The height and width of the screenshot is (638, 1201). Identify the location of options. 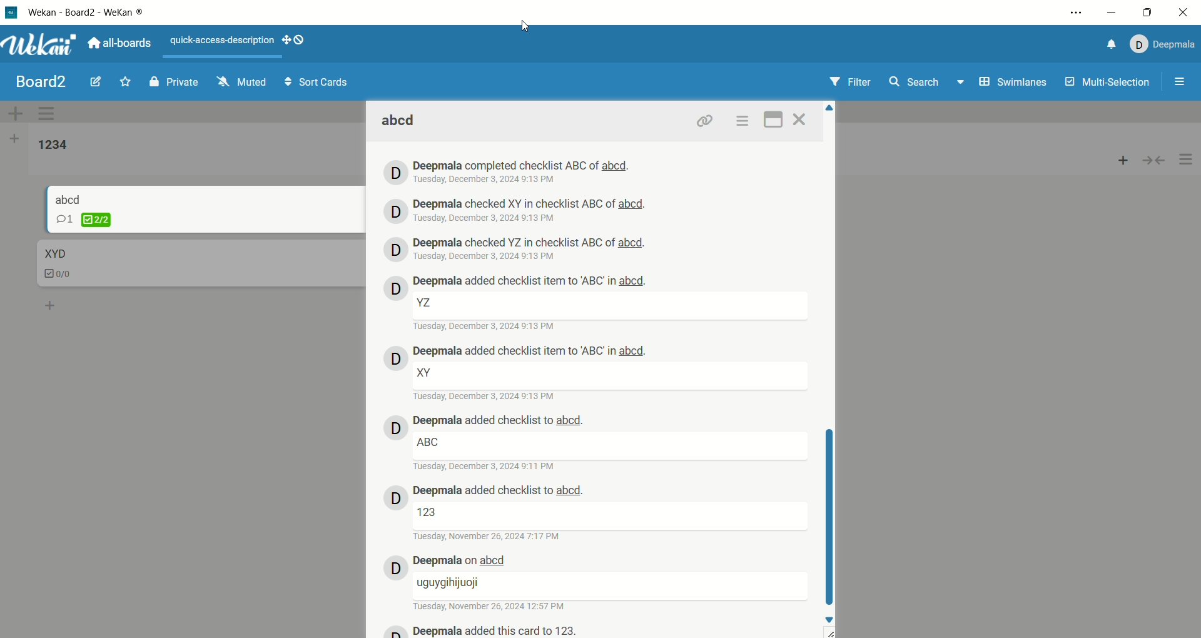
(742, 121).